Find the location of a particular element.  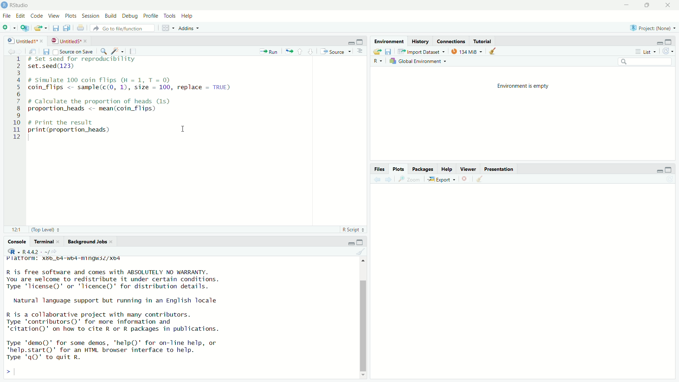

Natural language support but running in an English locale is located at coordinates (121, 301).